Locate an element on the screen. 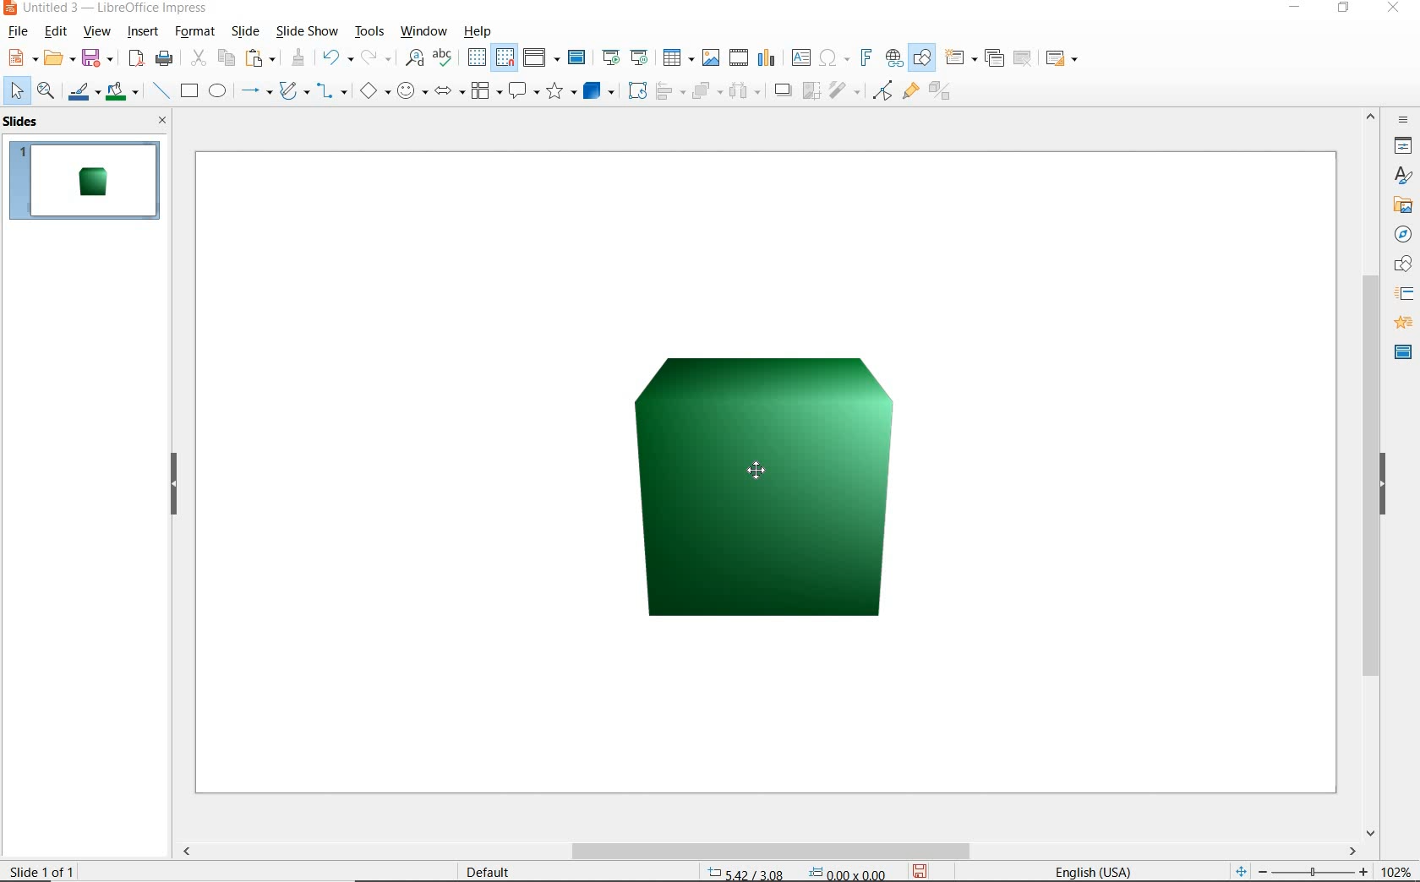 The height and width of the screenshot is (882, 1420). slide is located at coordinates (243, 31).